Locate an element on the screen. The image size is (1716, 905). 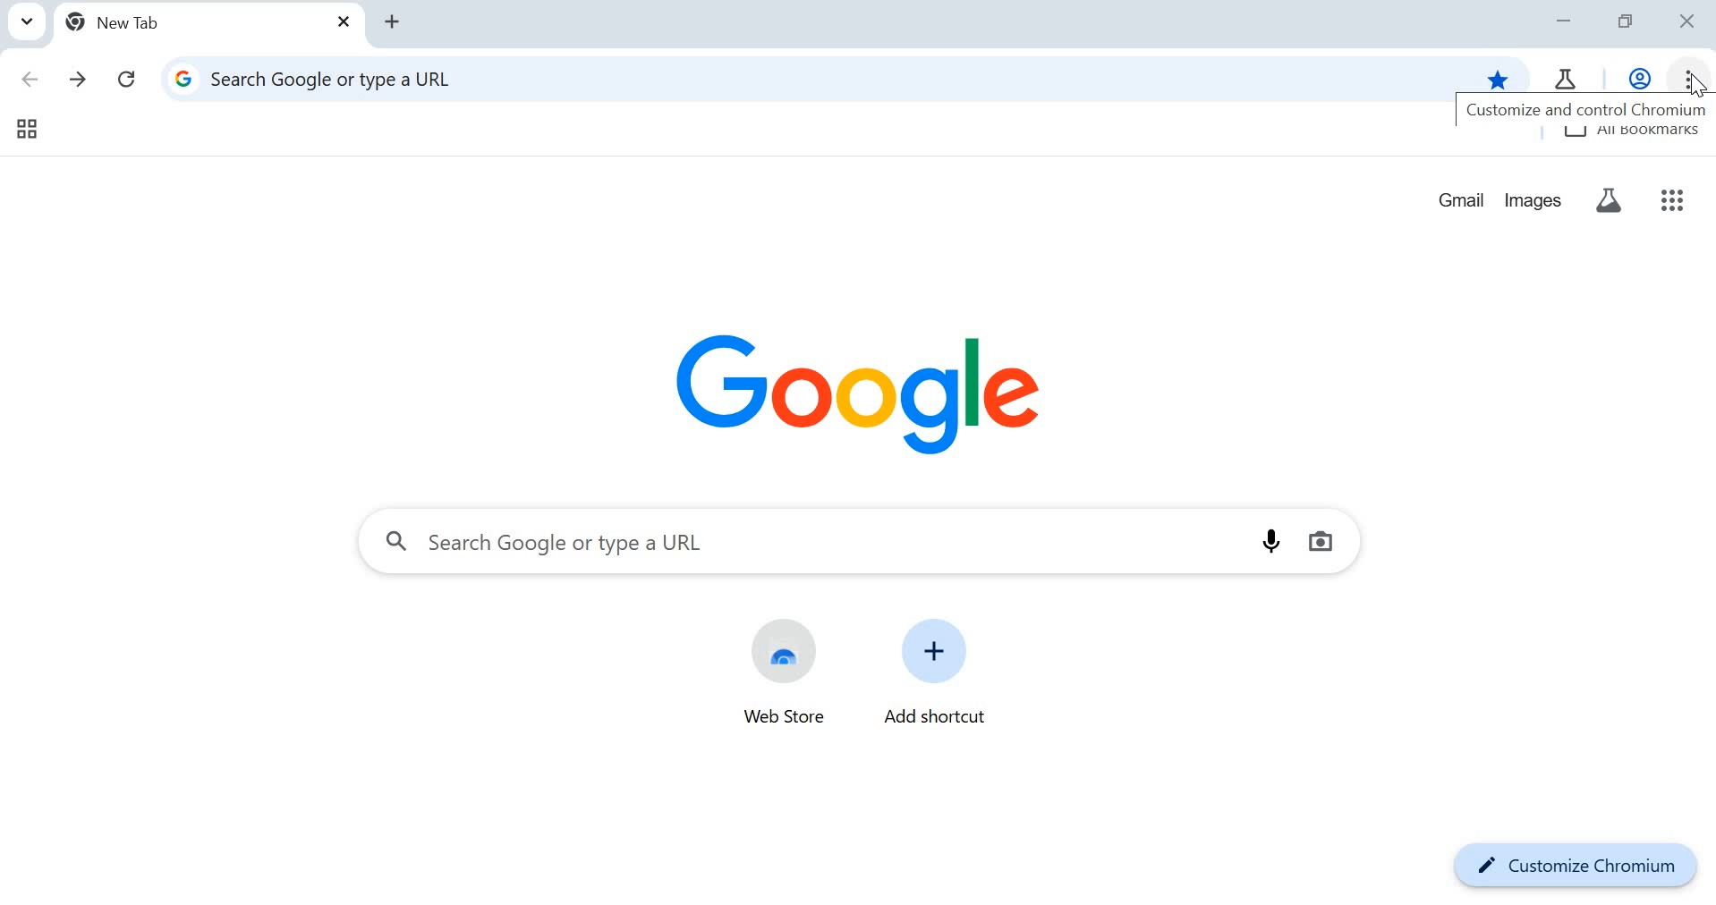
google apps is located at coordinates (1674, 202).